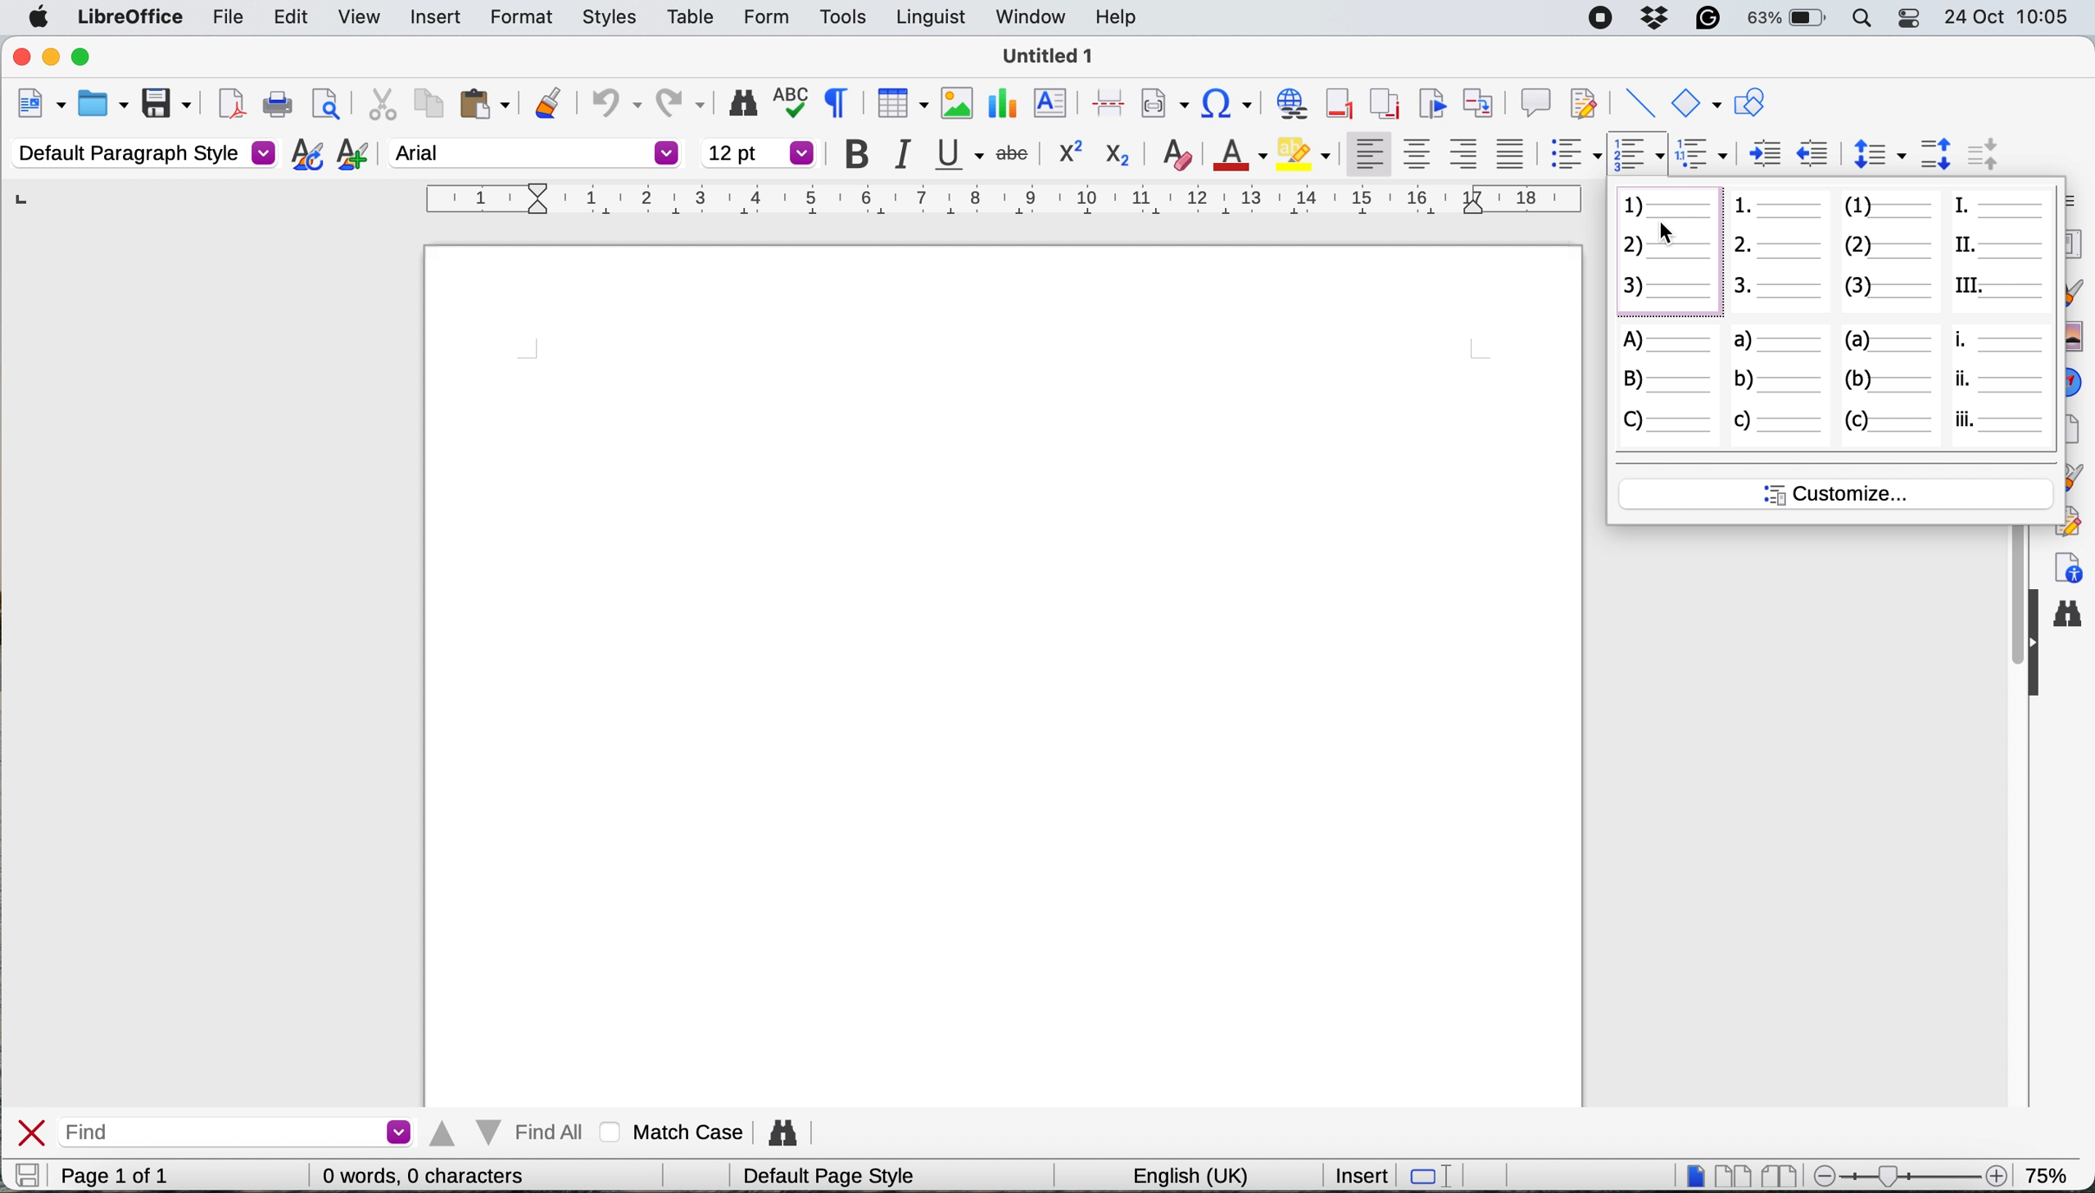 This screenshot has width=2095, height=1193. What do you see at coordinates (1382, 102) in the screenshot?
I see `insert endnote` at bounding box center [1382, 102].